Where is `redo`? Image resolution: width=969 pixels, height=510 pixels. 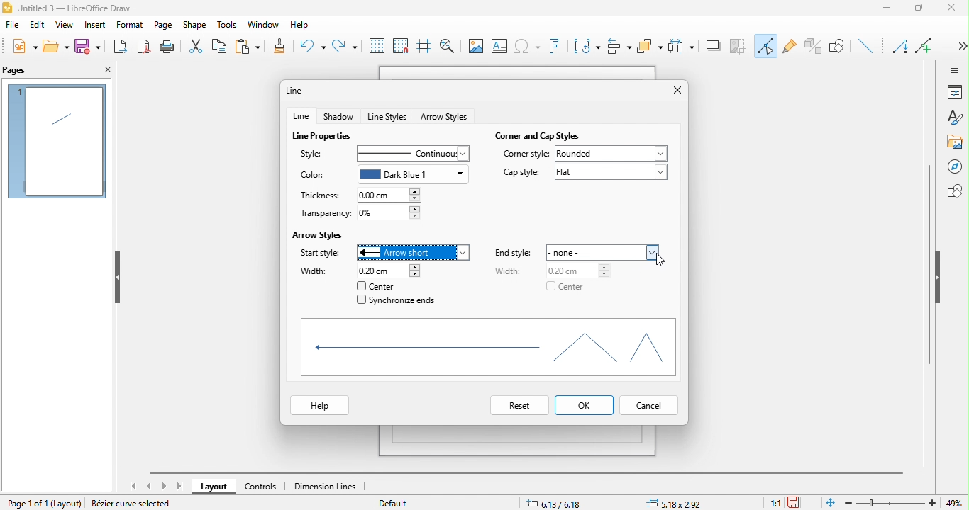
redo is located at coordinates (345, 43).